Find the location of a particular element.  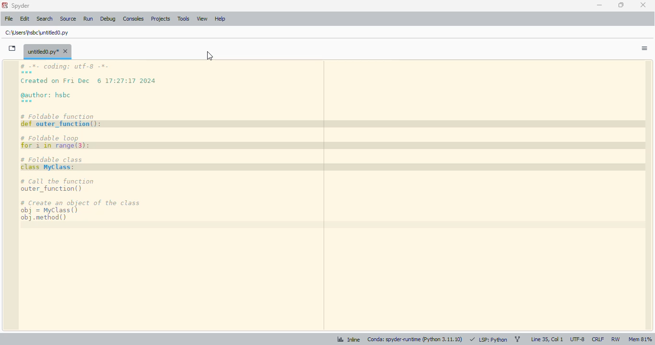

help is located at coordinates (220, 19).